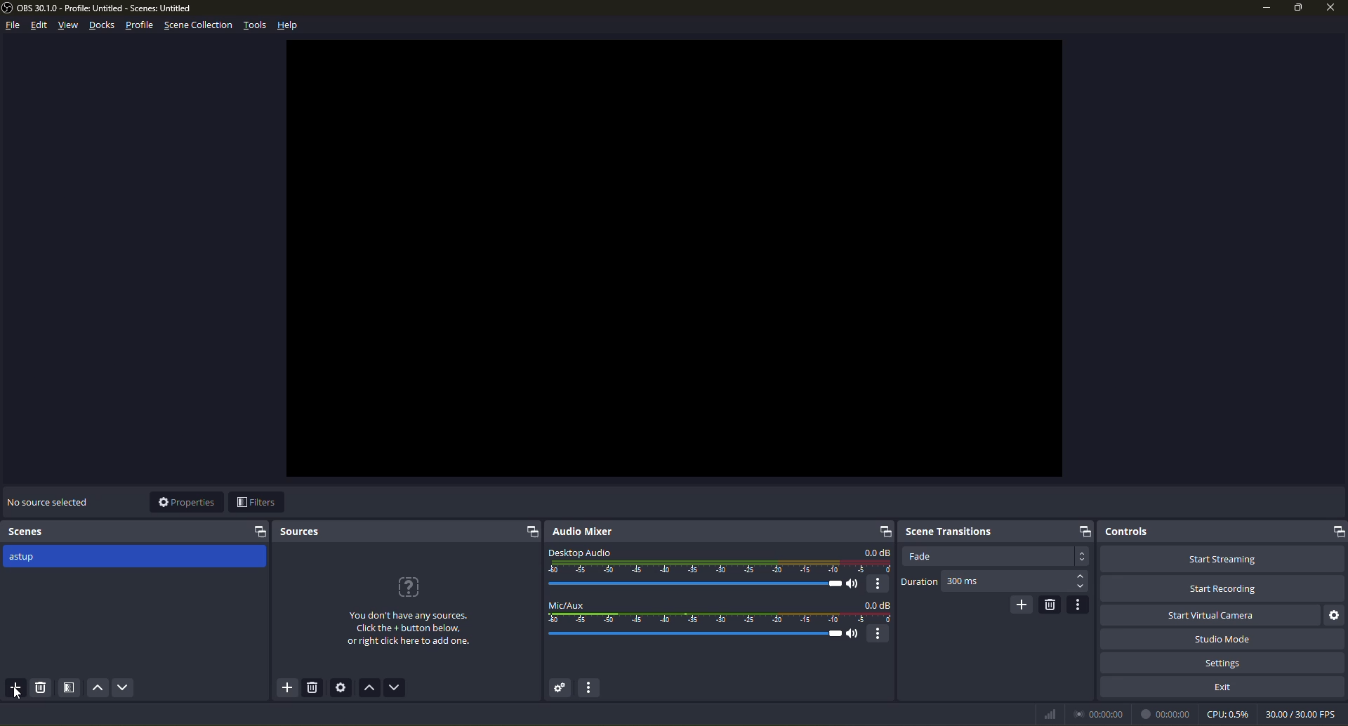  Describe the element at coordinates (124, 687) in the screenshot. I see `move scene down` at that location.